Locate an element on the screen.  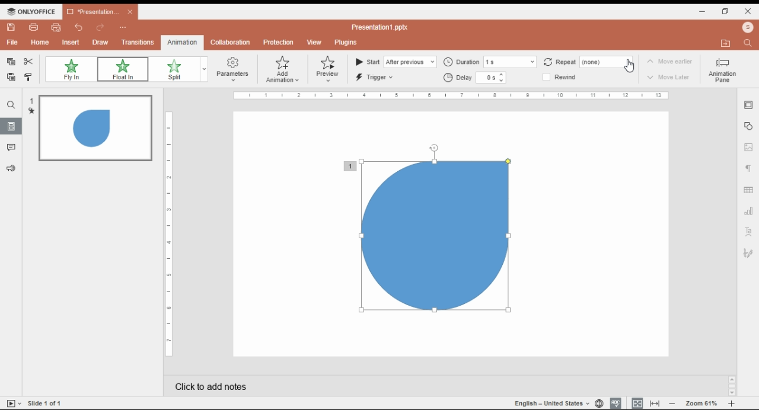
paragraph settings is located at coordinates (749, 168).